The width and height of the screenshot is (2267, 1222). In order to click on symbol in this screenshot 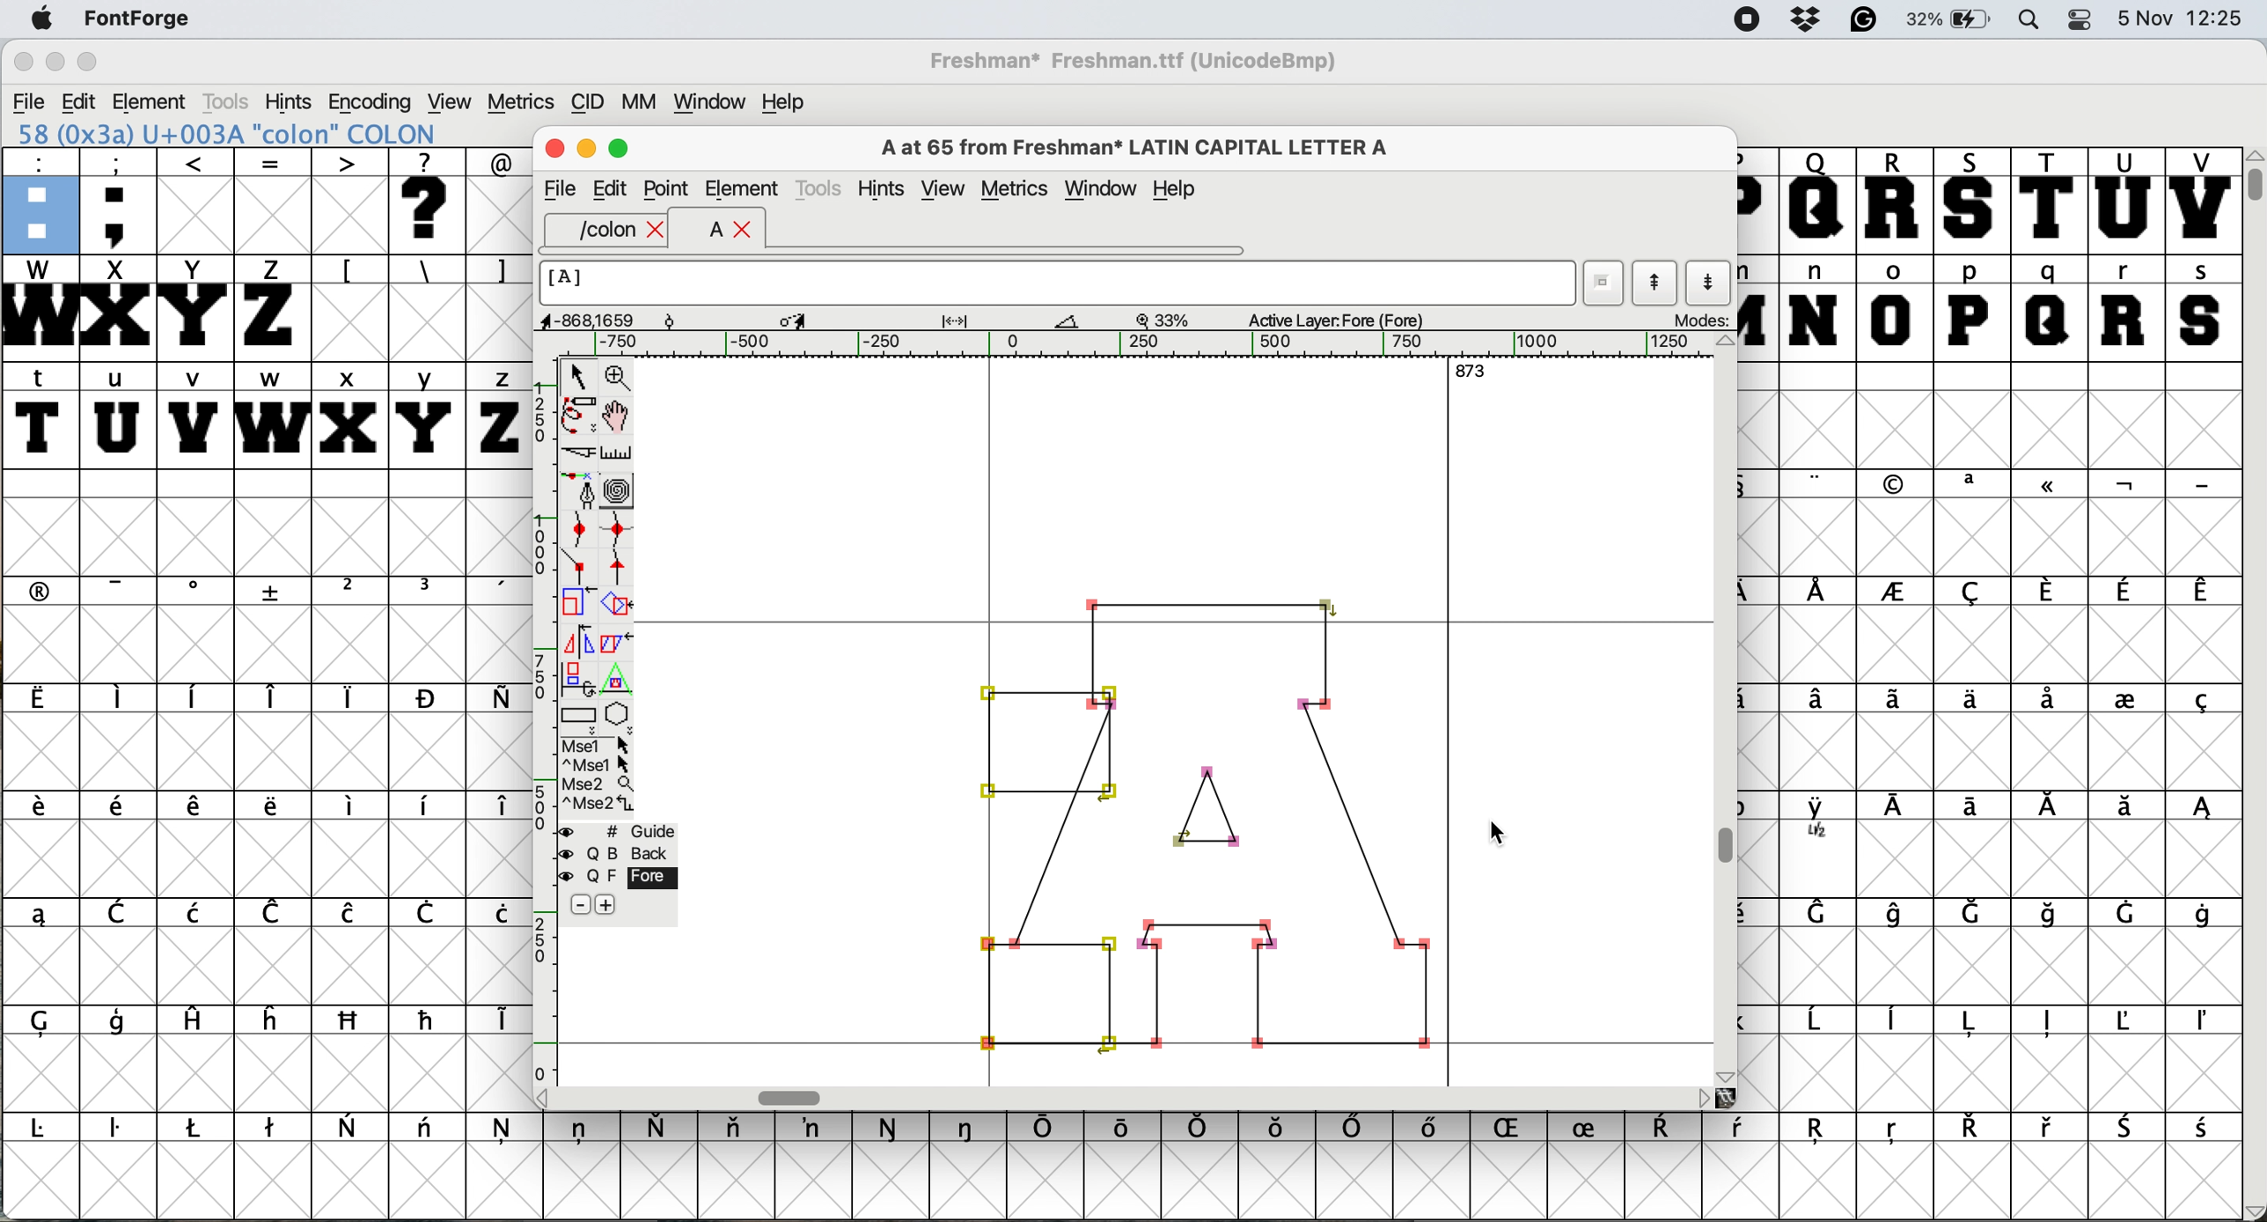, I will do `click(275, 592)`.